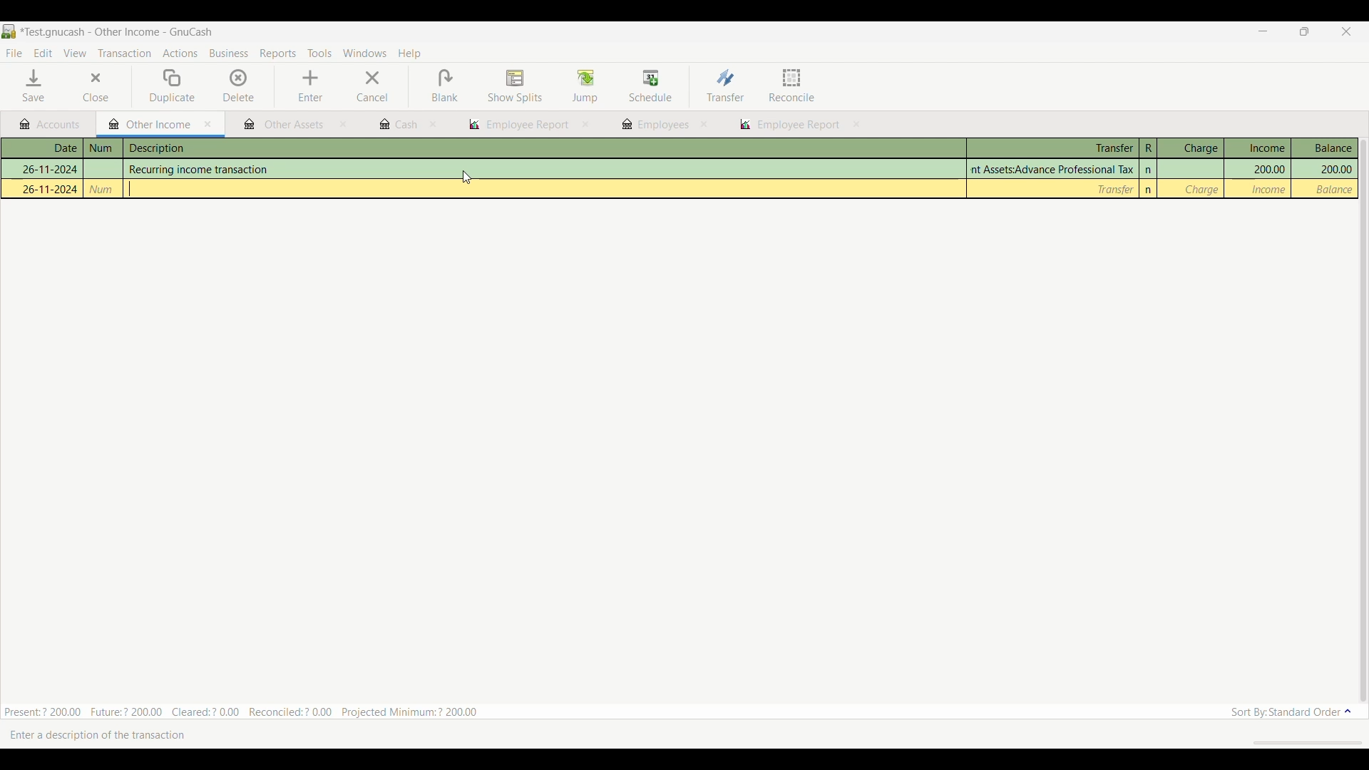 Image resolution: width=1369 pixels, height=770 pixels. Describe the element at coordinates (704, 124) in the screenshot. I see `close` at that location.